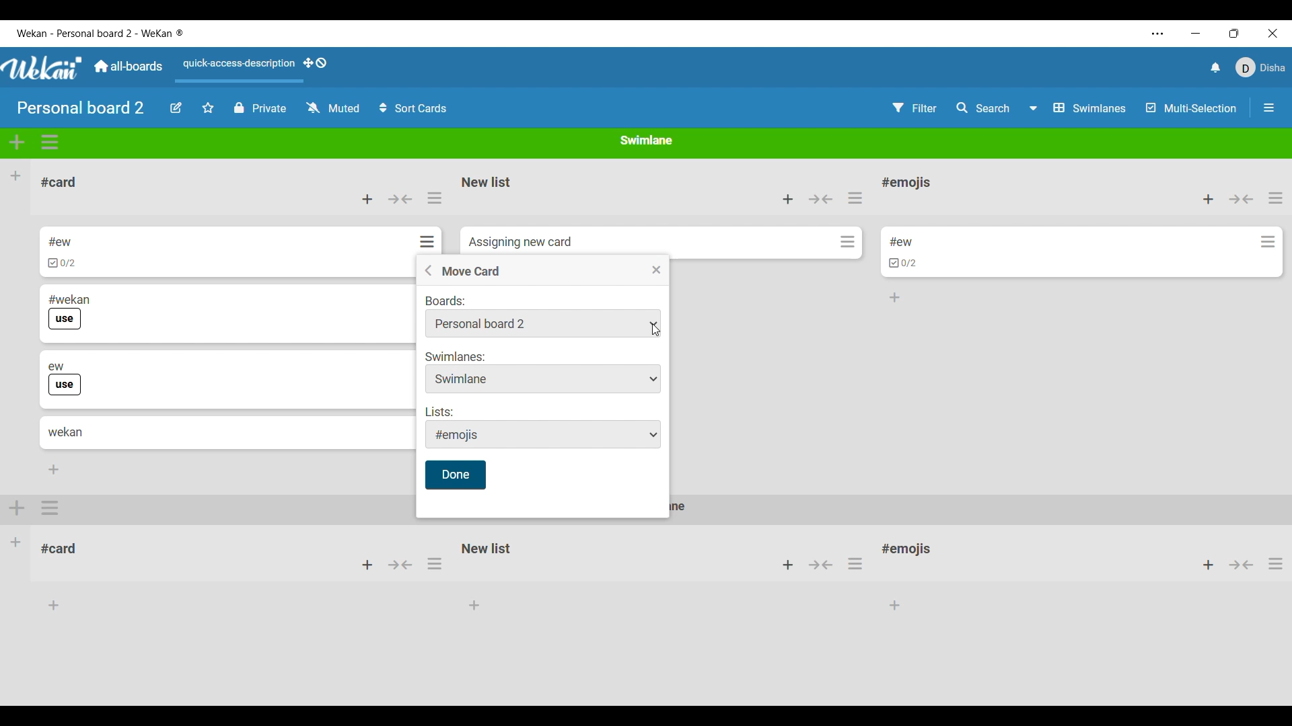 This screenshot has width=1292, height=726. Describe the element at coordinates (54, 469) in the screenshot. I see `Add card to bottom of list` at that location.